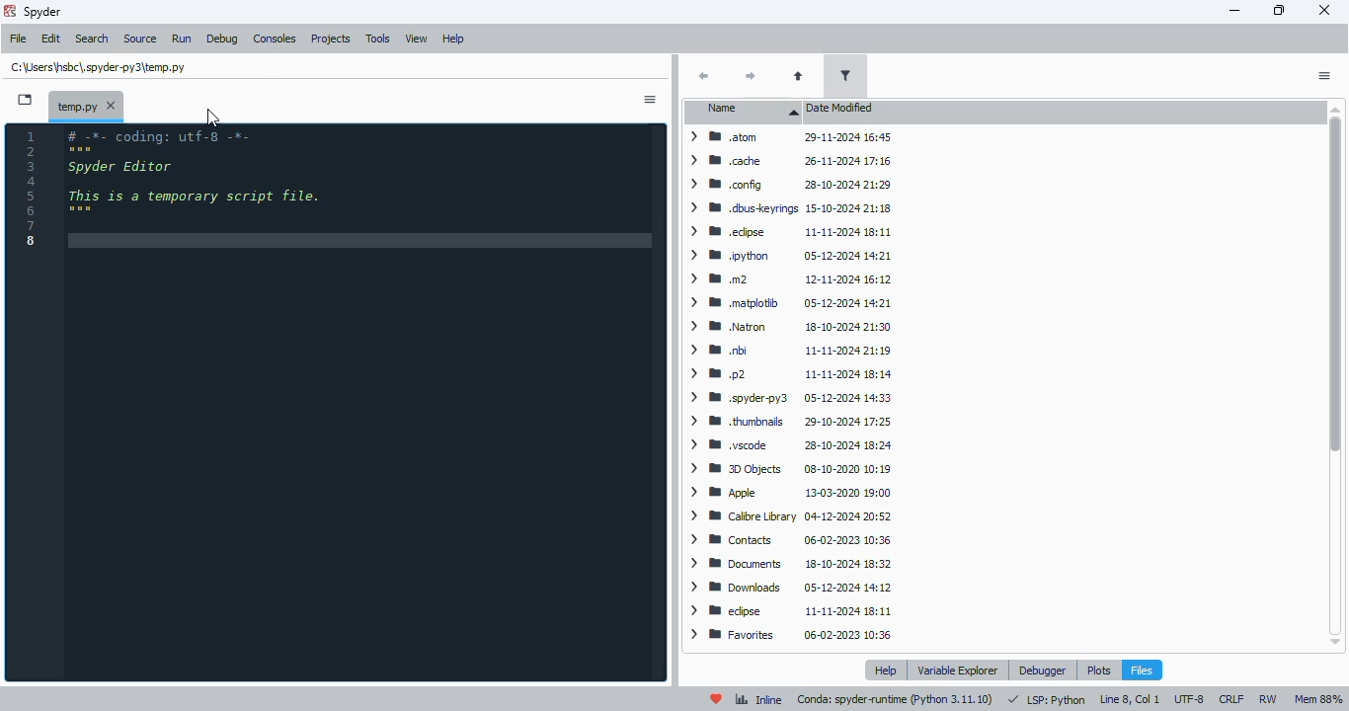 Image resolution: width=1349 pixels, height=711 pixels. I want to click on projects, so click(332, 39).